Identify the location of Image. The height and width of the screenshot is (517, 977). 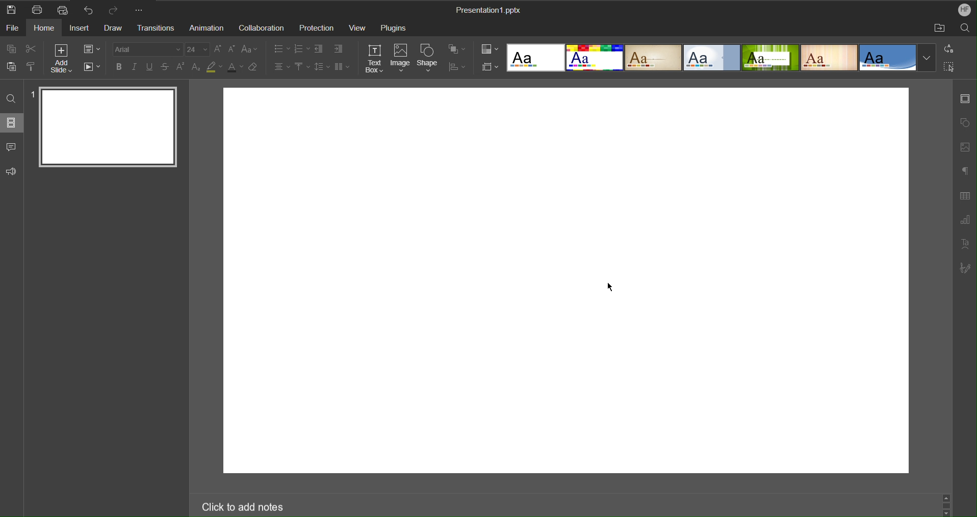
(401, 59).